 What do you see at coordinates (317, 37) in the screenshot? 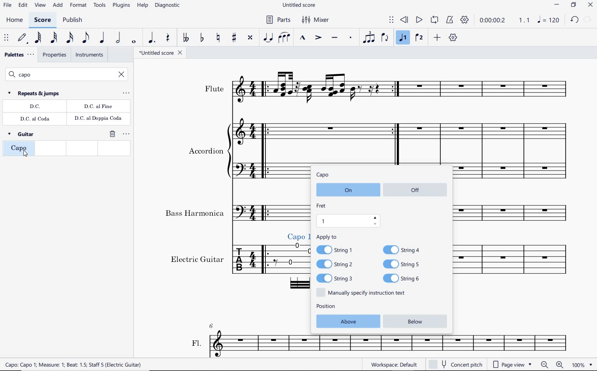
I see `accent` at bounding box center [317, 37].